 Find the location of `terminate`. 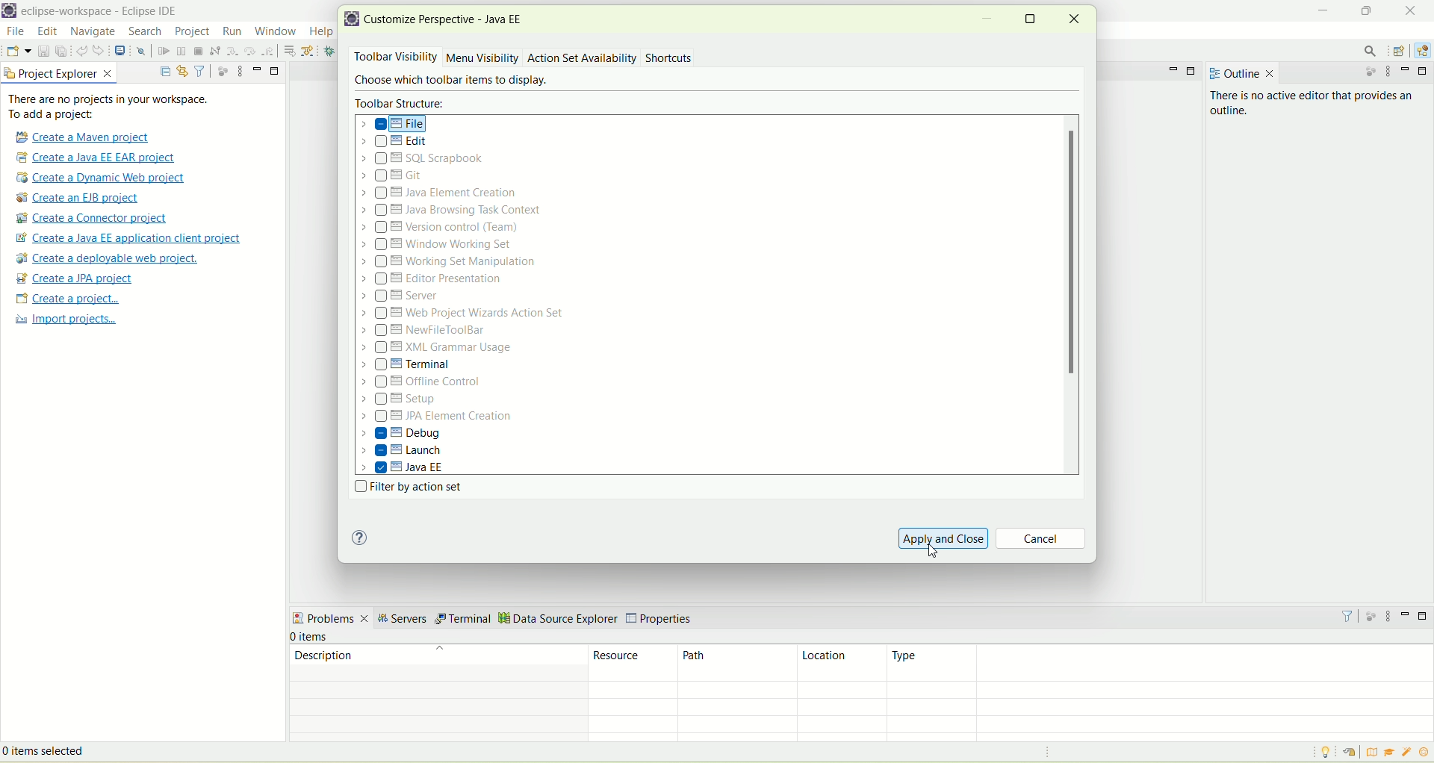

terminate is located at coordinates (198, 52).